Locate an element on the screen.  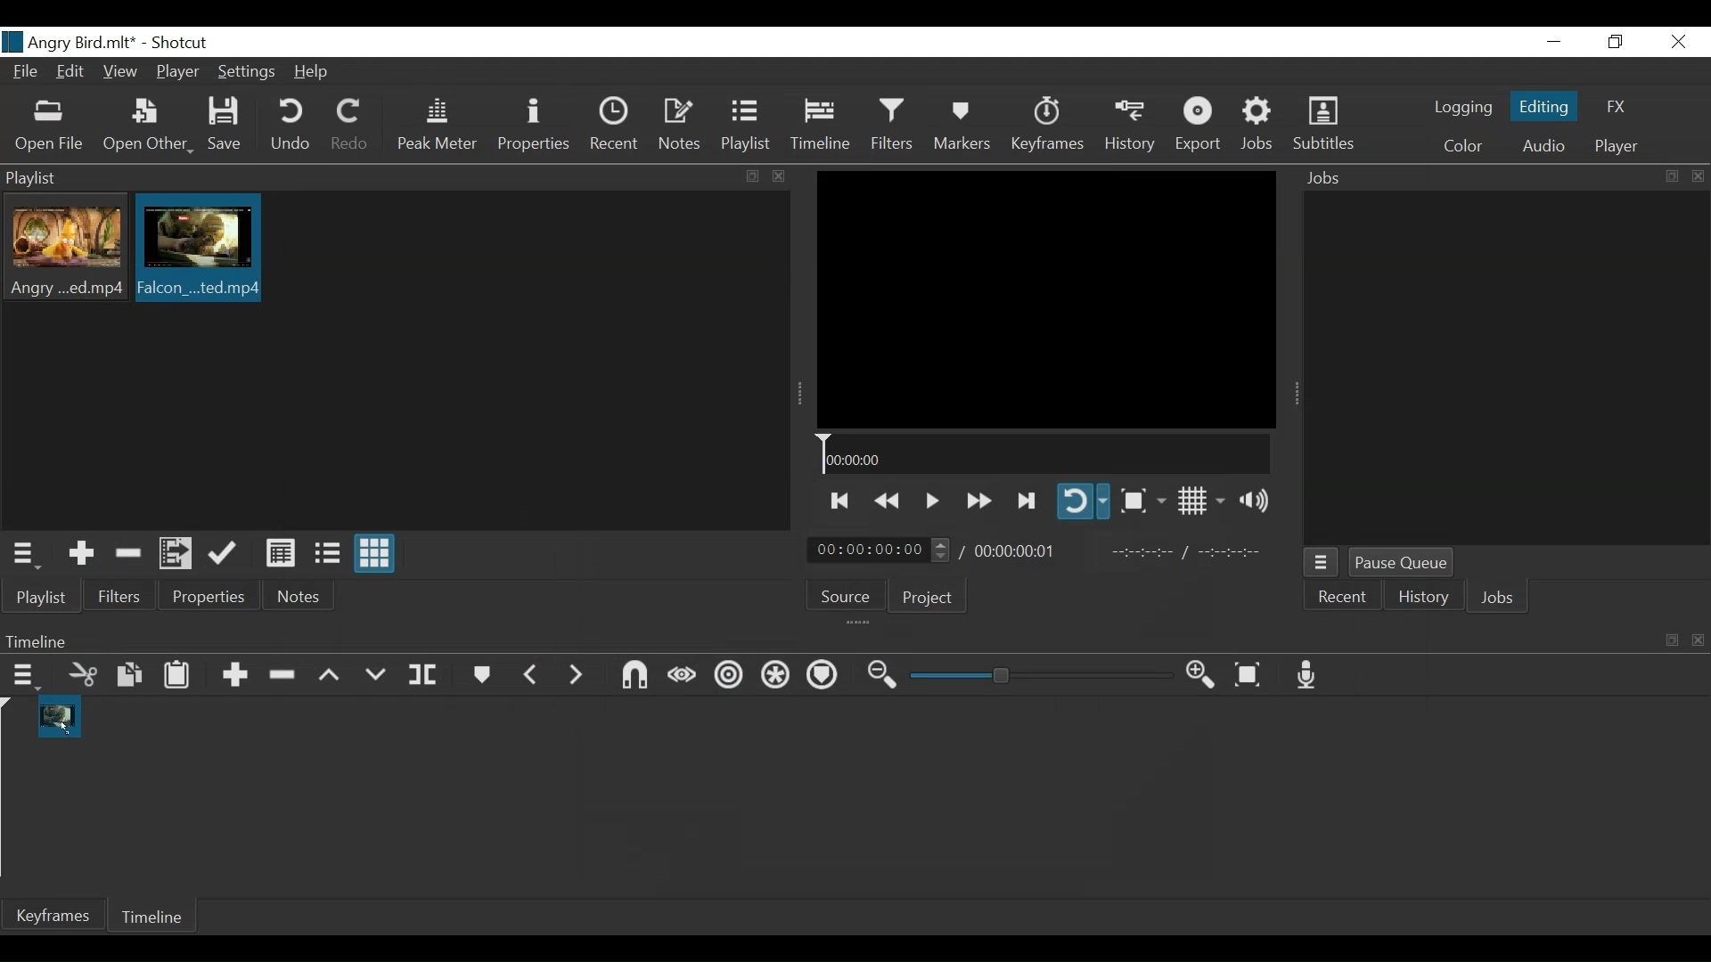
View as icons is located at coordinates (376, 553).